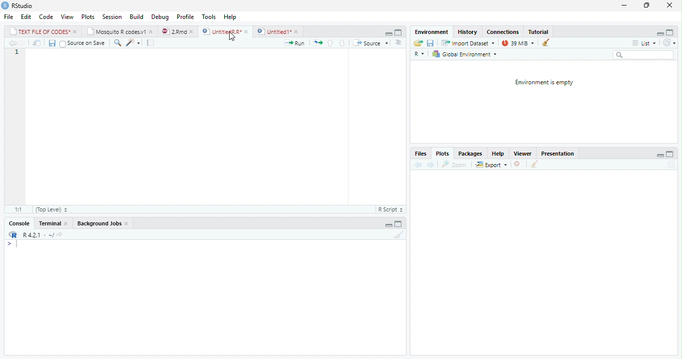 The image size is (682, 359). I want to click on Next, so click(24, 43).